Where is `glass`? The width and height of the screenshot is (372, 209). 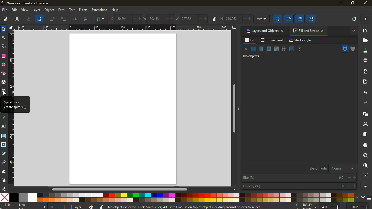
glass is located at coordinates (4, 136).